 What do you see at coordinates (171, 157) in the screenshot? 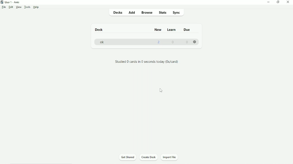
I see `Import File` at bounding box center [171, 157].